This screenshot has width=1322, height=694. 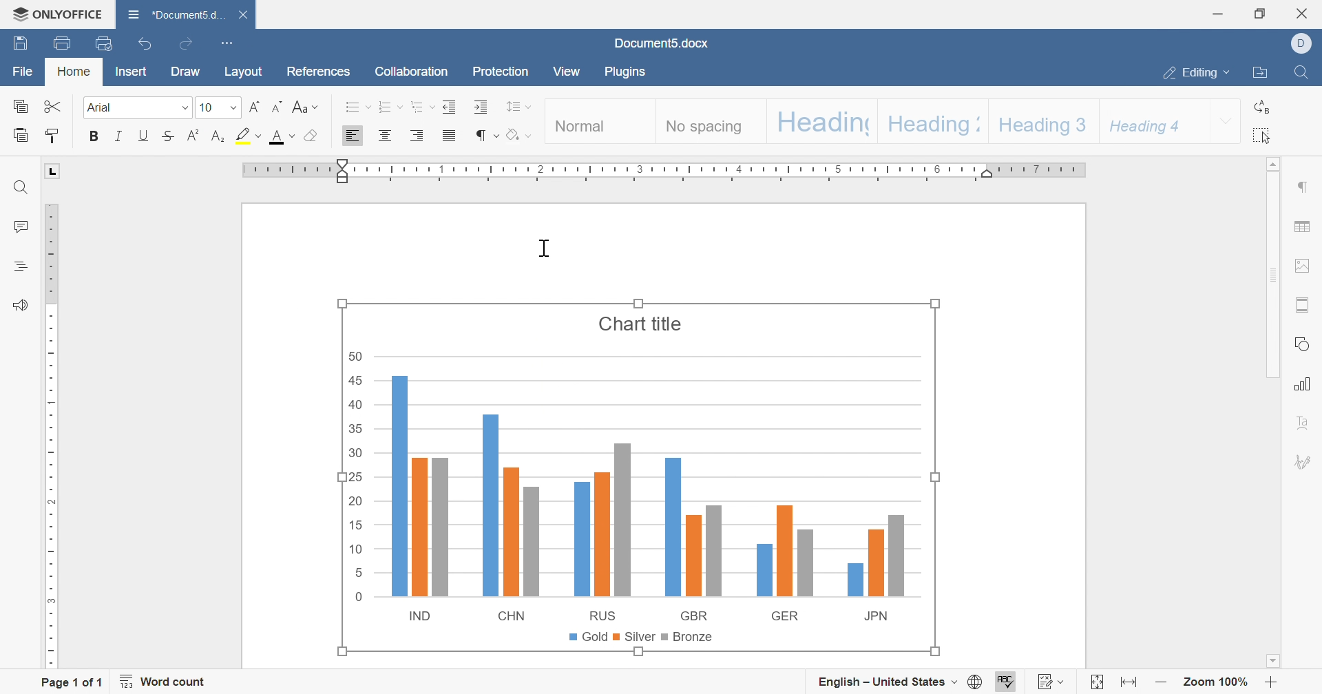 What do you see at coordinates (21, 187) in the screenshot?
I see `find` at bounding box center [21, 187].